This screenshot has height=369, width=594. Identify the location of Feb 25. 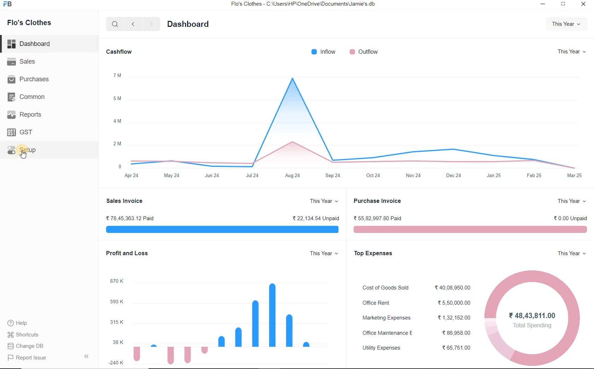
(535, 175).